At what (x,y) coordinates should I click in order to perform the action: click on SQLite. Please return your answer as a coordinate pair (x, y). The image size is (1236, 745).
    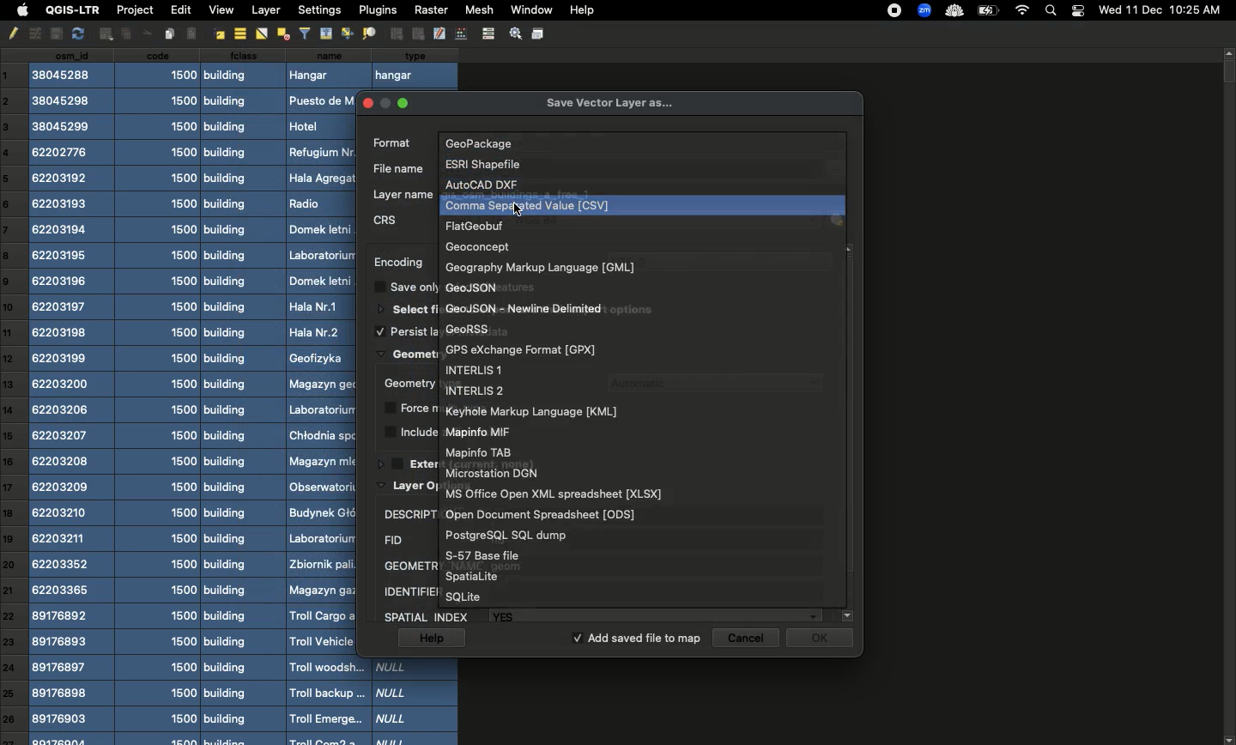
    Looking at the image, I should click on (466, 595).